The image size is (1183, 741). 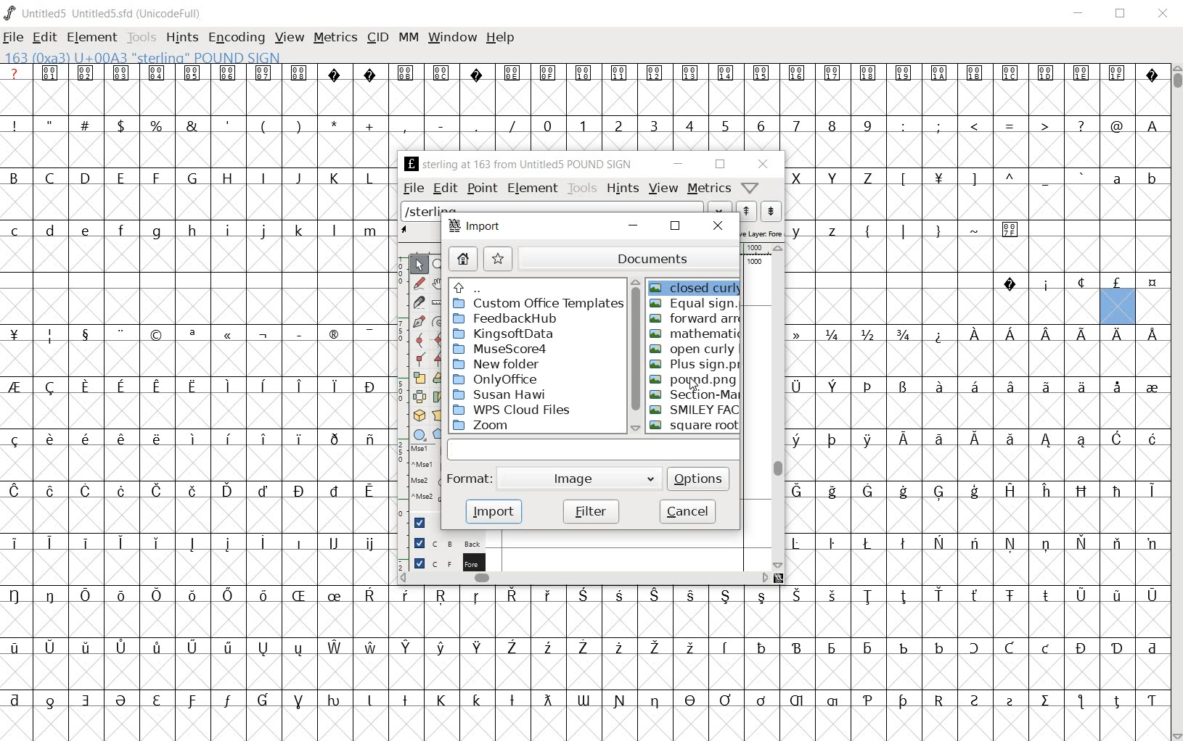 I want to click on Symbol, so click(x=156, y=595).